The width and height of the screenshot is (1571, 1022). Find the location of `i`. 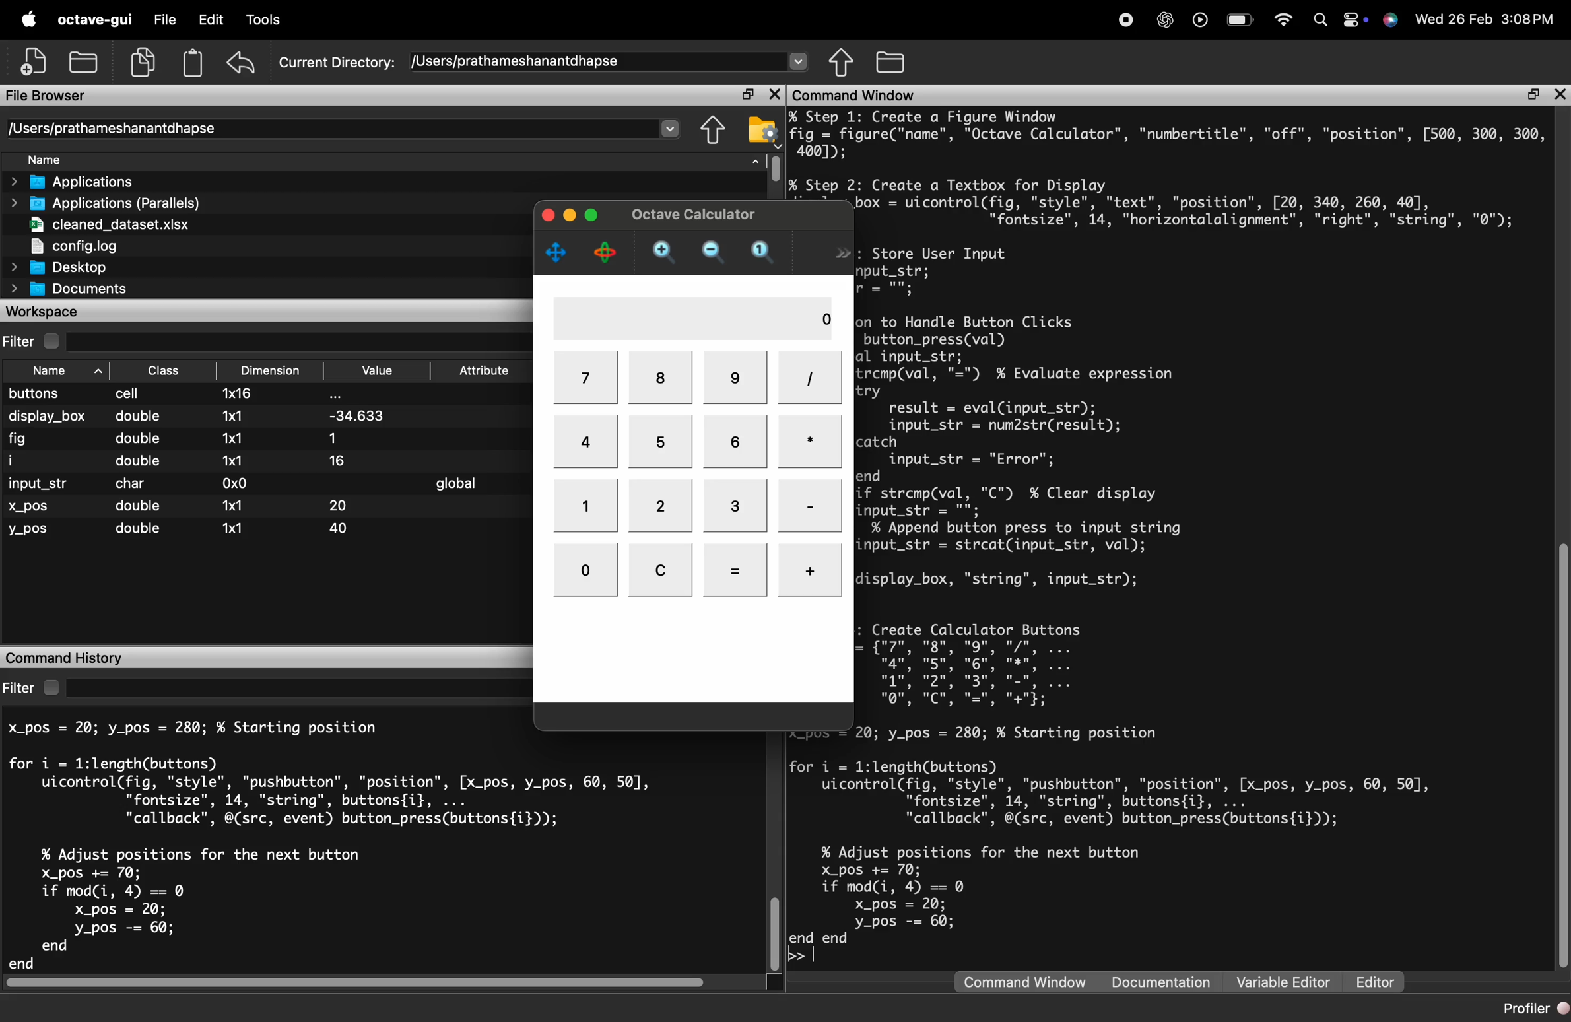

i is located at coordinates (17, 460).